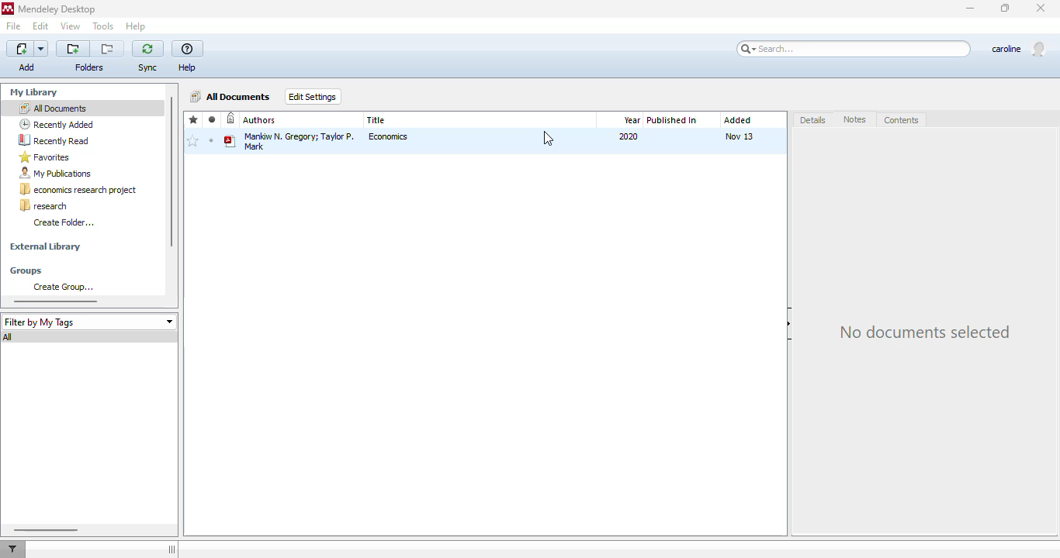 This screenshot has height=558, width=1060. What do you see at coordinates (854, 49) in the screenshot?
I see `search` at bounding box center [854, 49].